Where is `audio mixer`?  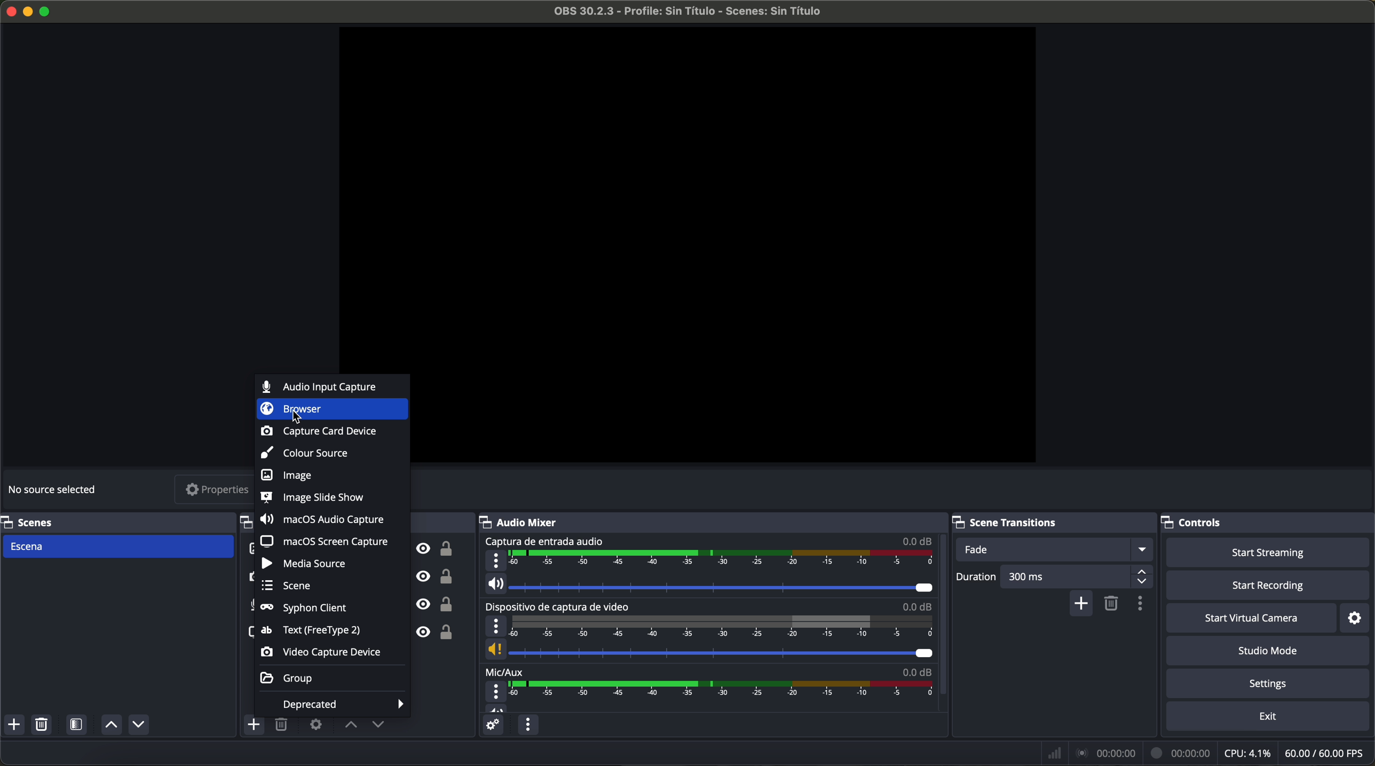 audio mixer is located at coordinates (524, 523).